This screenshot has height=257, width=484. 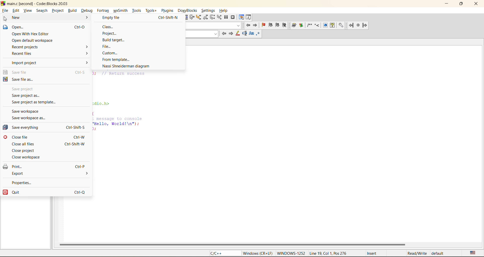 What do you see at coordinates (79, 166) in the screenshot?
I see `Ctrl-P` at bounding box center [79, 166].